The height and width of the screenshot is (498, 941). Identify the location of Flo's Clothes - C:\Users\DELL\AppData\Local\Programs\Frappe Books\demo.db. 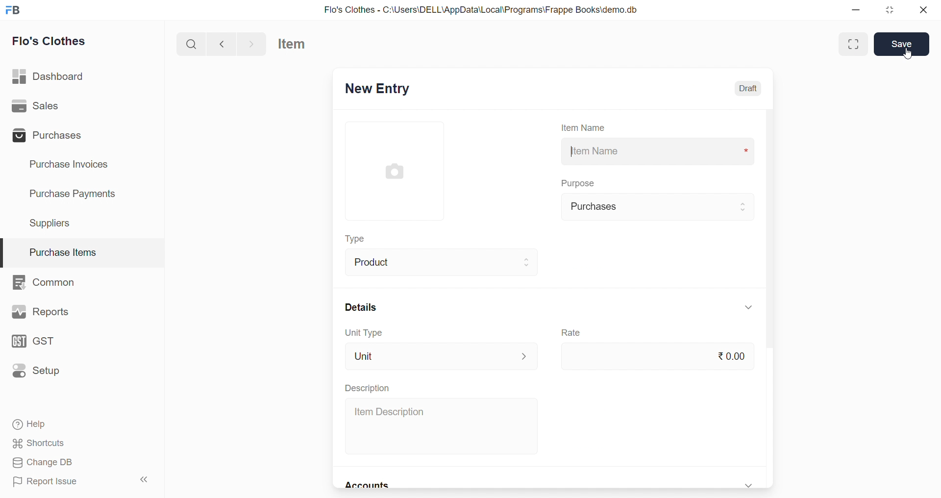
(481, 9).